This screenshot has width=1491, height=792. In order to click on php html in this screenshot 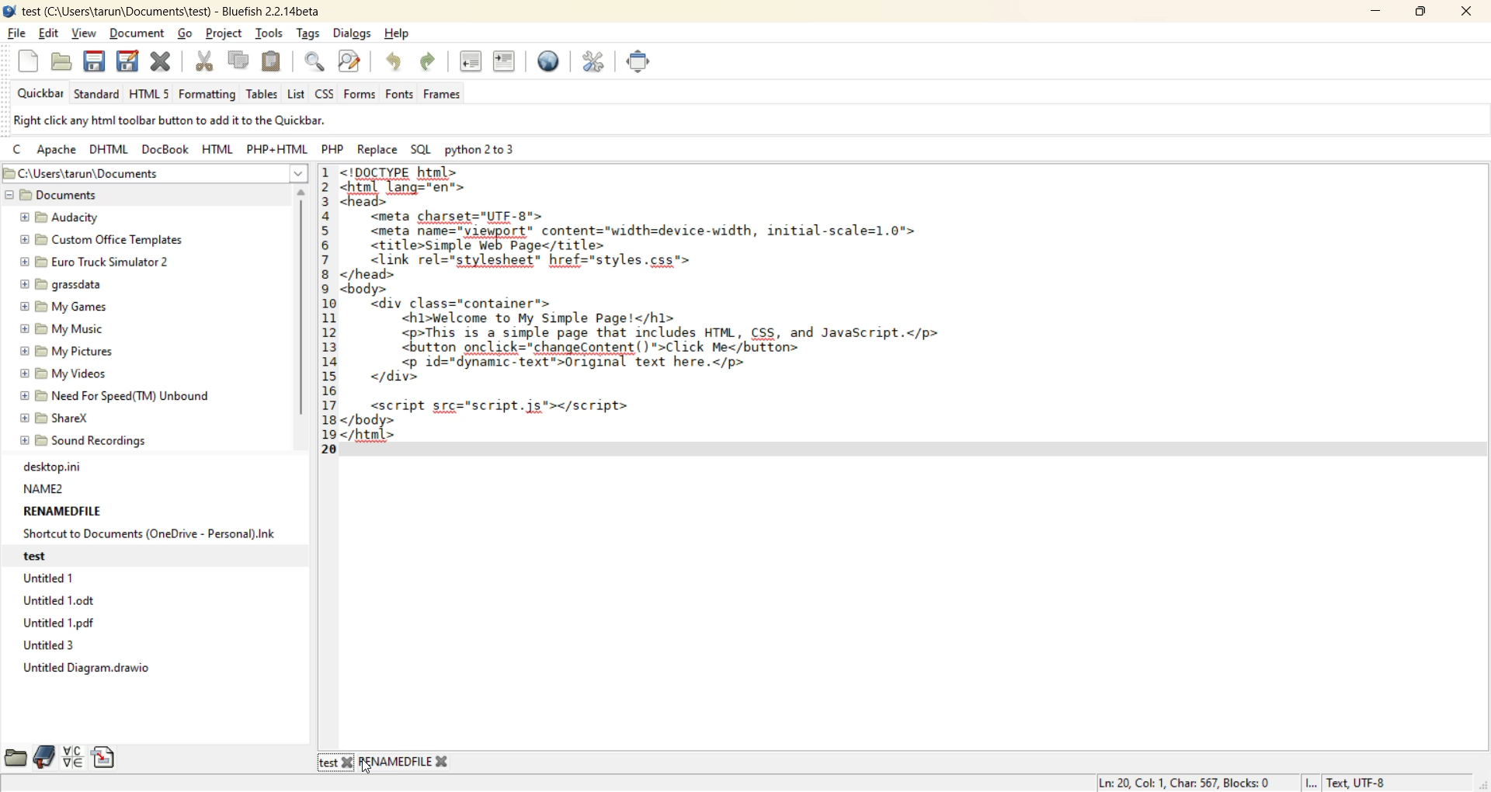, I will do `click(279, 150)`.